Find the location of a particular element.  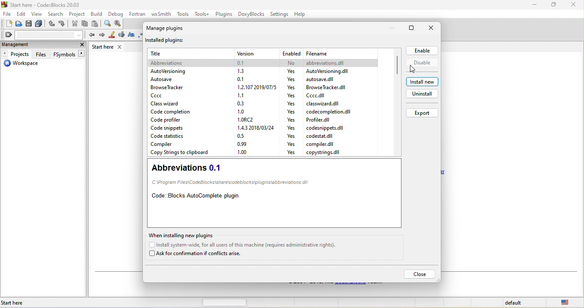

new is located at coordinates (7, 23).